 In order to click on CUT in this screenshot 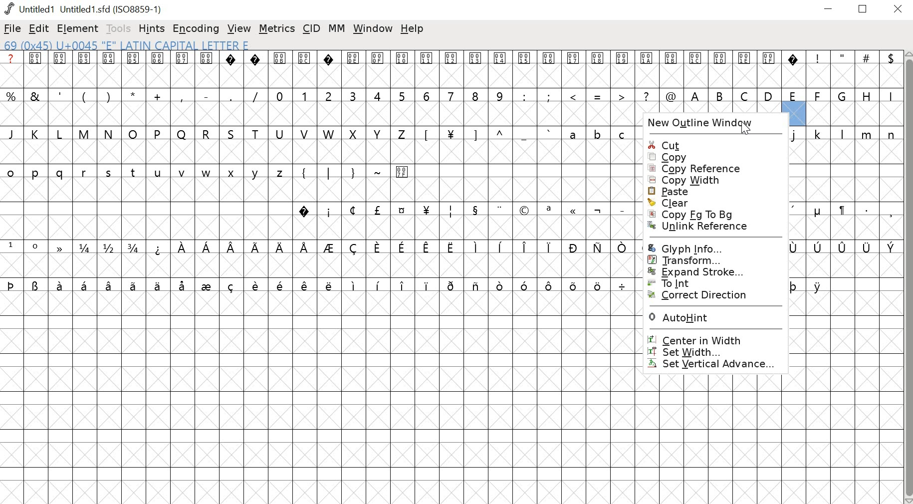, I will do `click(710, 144)`.